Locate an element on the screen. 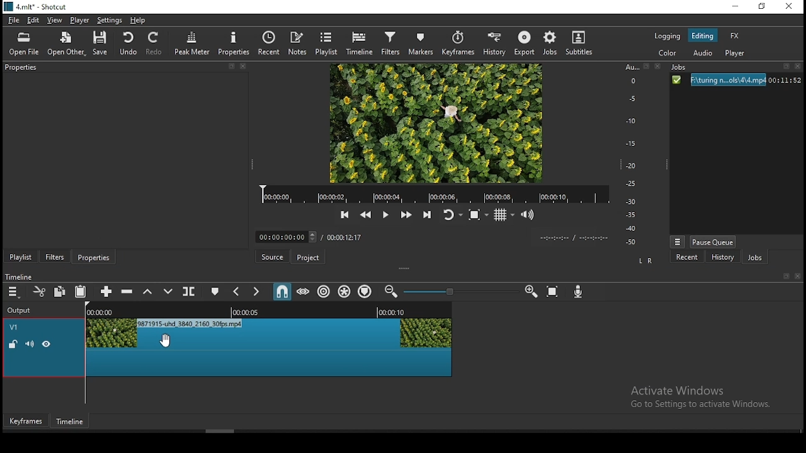 Image resolution: width=806 pixels, height=453 pixels. color is located at coordinates (669, 53).